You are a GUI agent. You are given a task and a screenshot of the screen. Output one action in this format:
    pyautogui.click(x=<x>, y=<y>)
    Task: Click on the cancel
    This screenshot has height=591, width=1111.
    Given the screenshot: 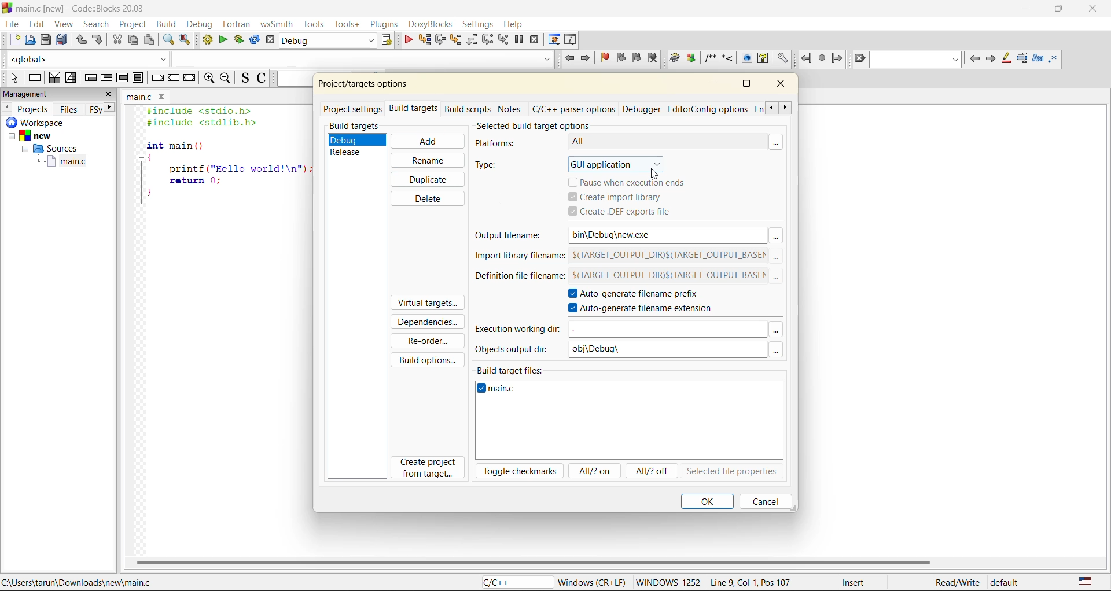 What is the action you would take?
    pyautogui.click(x=763, y=501)
    